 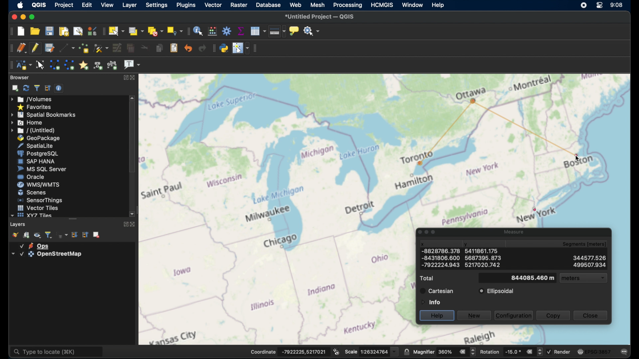 What do you see at coordinates (296, 5) in the screenshot?
I see `web` at bounding box center [296, 5].